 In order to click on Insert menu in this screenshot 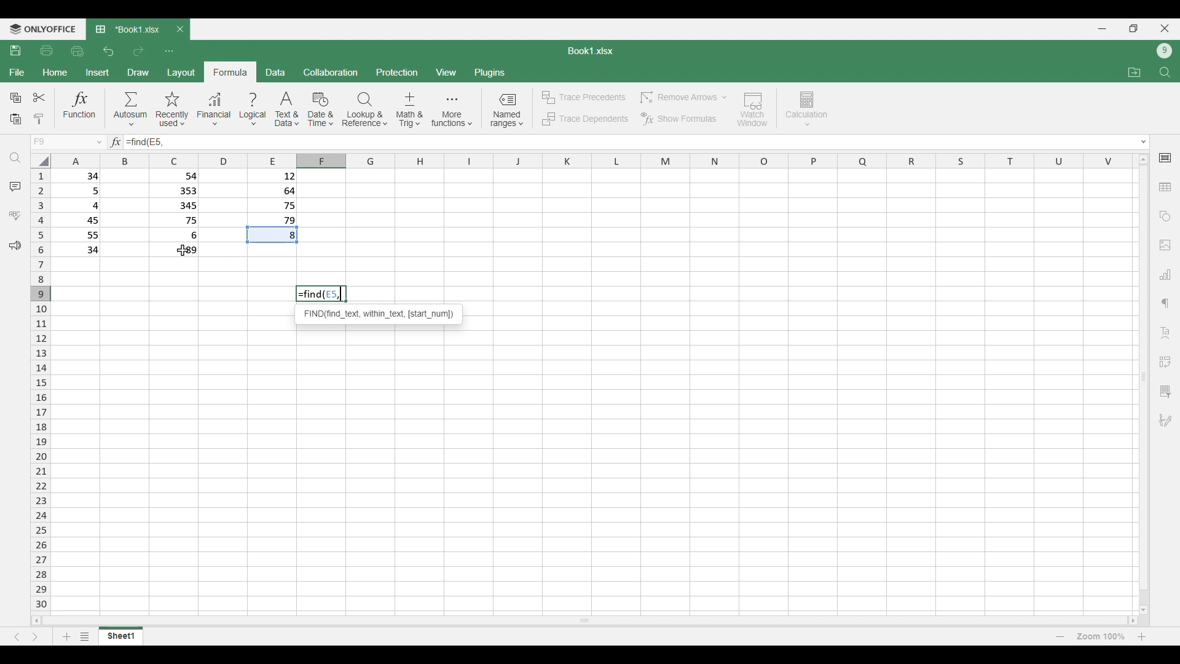, I will do `click(97, 73)`.